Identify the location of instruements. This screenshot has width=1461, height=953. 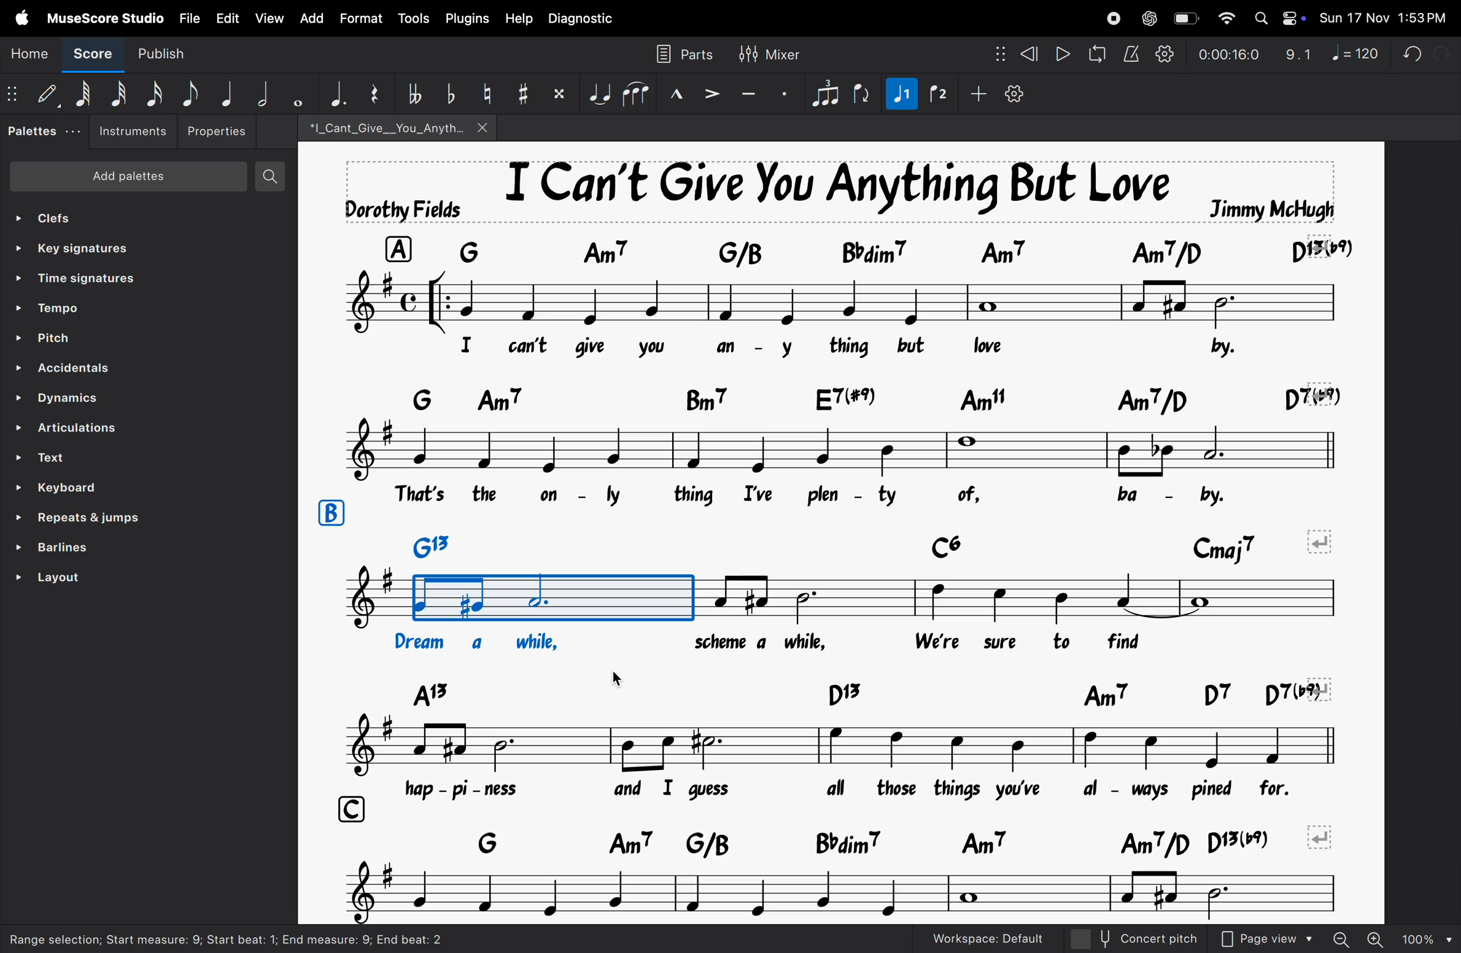
(136, 131).